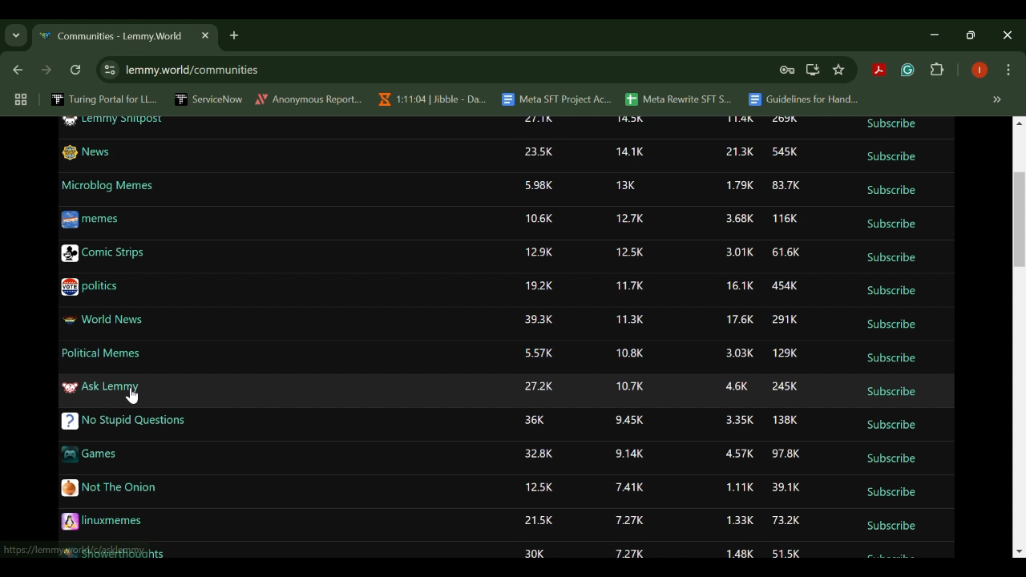 This screenshot has width=1026, height=577. What do you see at coordinates (543, 490) in the screenshot?
I see `12.5K` at bounding box center [543, 490].